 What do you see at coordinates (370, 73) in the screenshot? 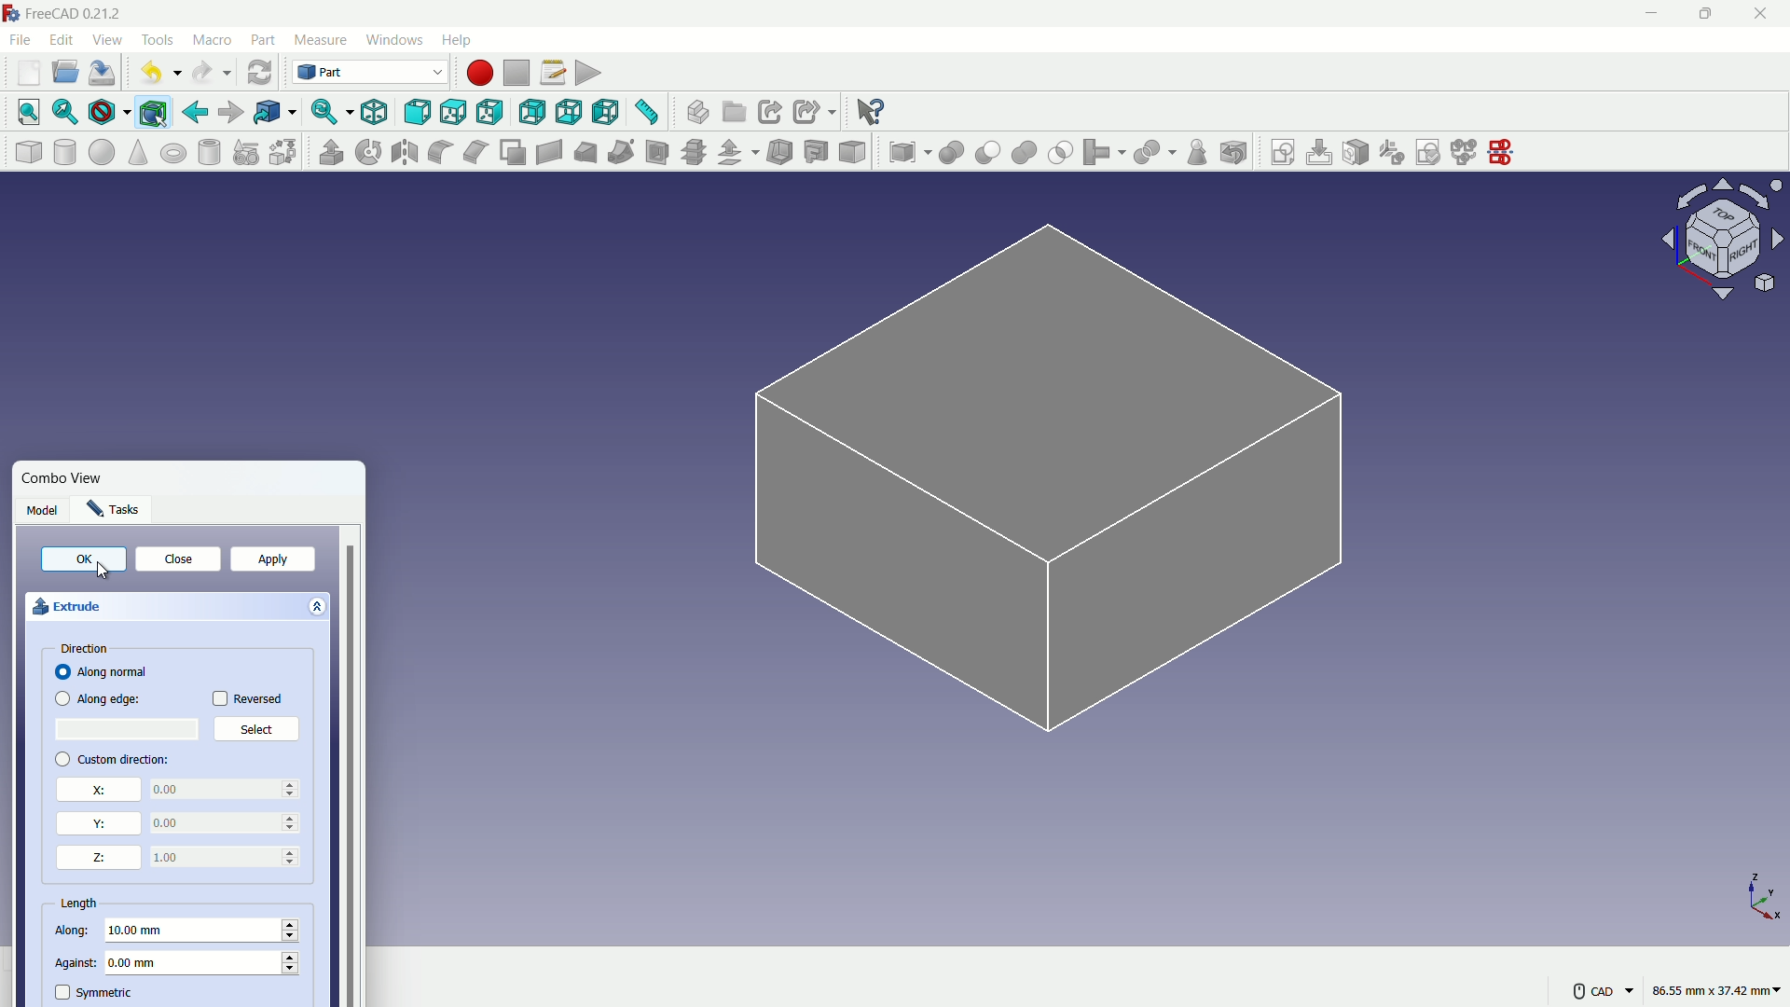
I see `switch workbenches` at bounding box center [370, 73].